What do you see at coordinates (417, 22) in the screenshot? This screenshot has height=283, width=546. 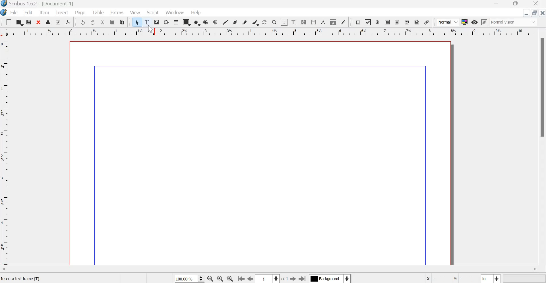 I see `Text Annotation` at bounding box center [417, 22].